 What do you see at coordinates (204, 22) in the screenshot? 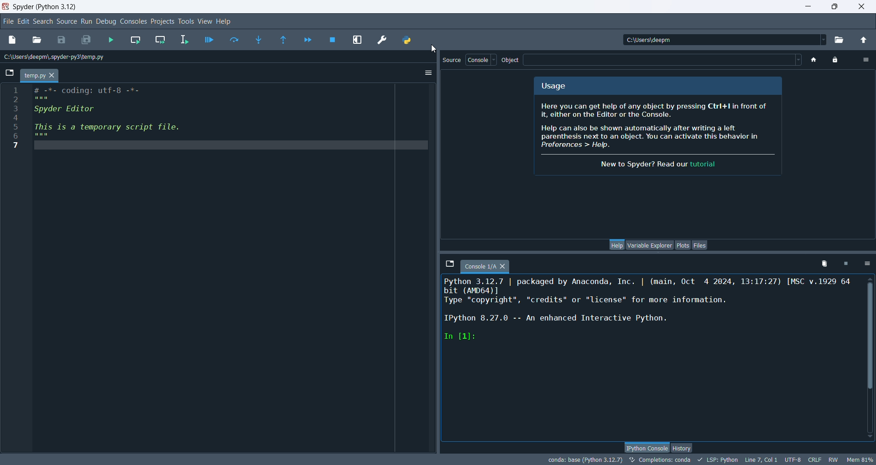
I see `view` at bounding box center [204, 22].